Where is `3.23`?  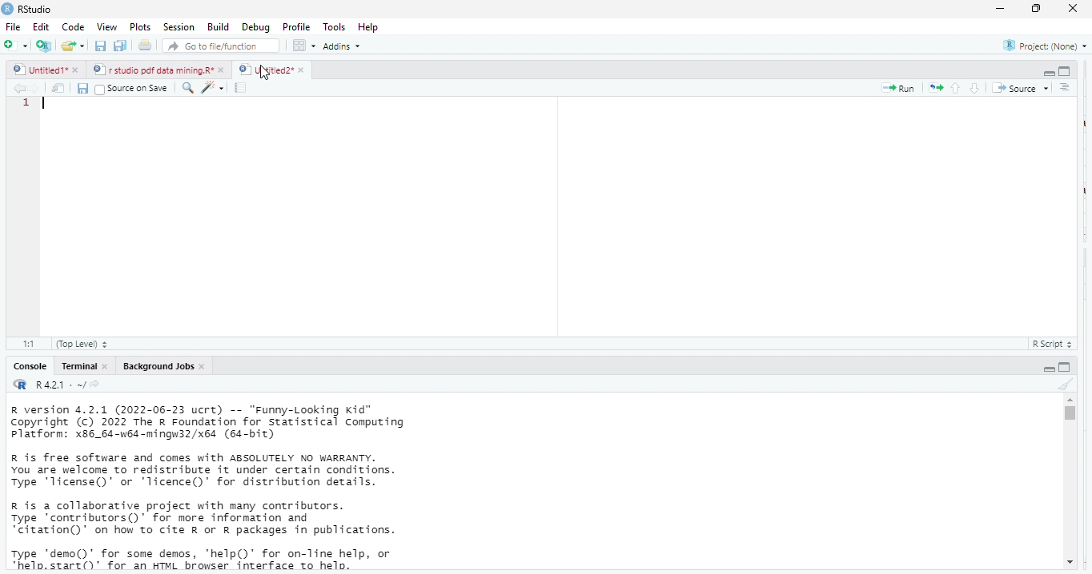 3.23 is located at coordinates (28, 342).